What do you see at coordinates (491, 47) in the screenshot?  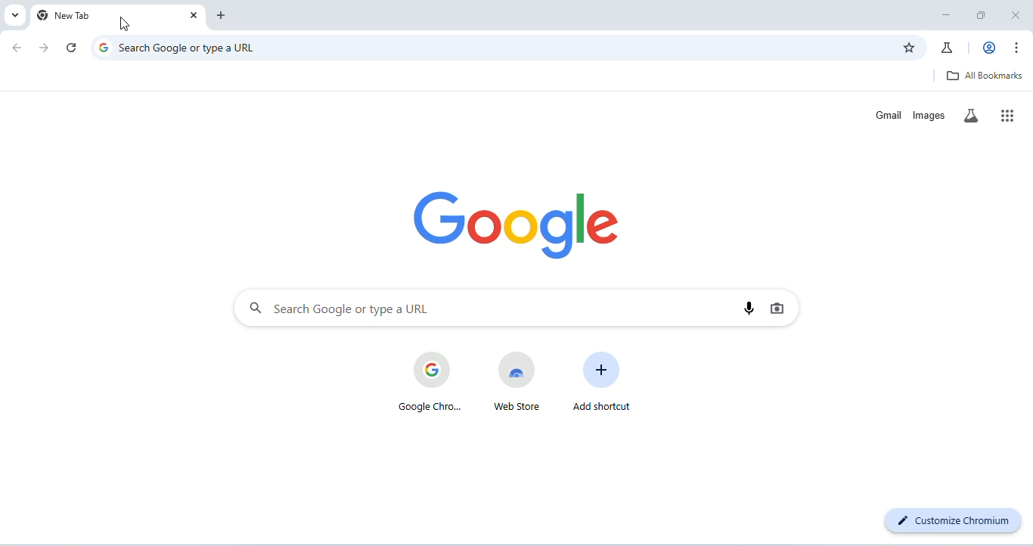 I see `search google or type a URL` at bounding box center [491, 47].